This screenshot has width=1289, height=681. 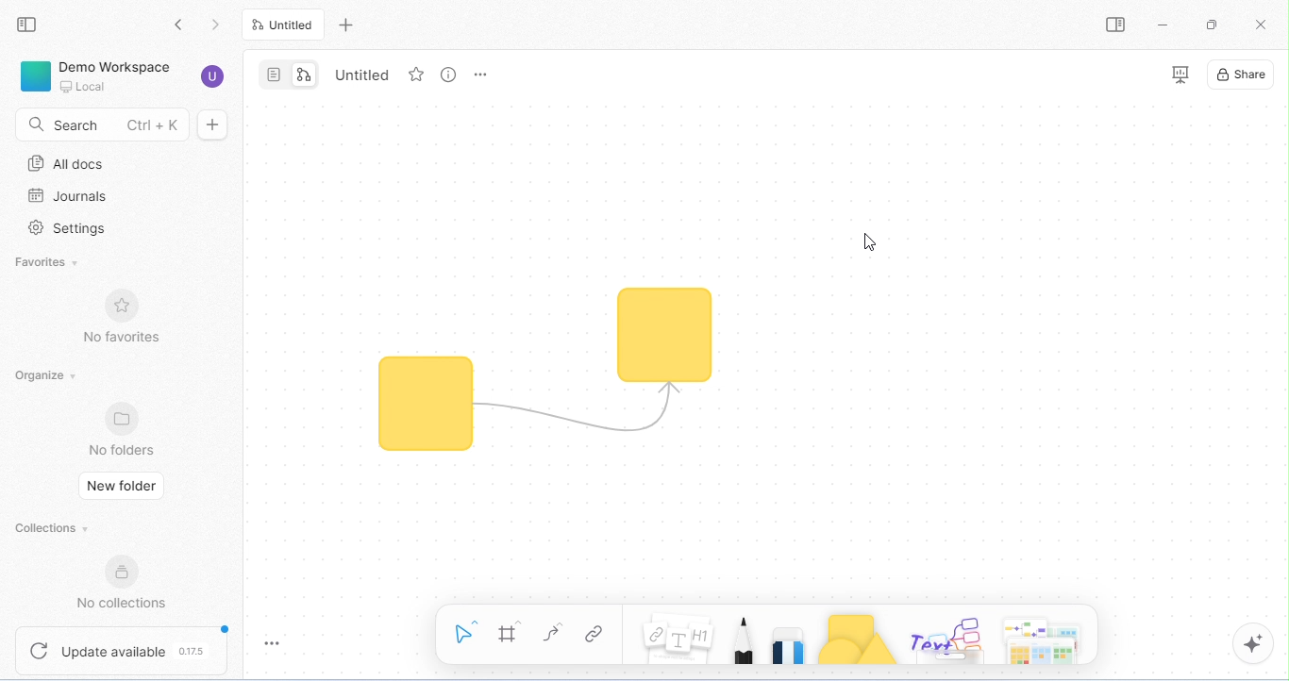 What do you see at coordinates (364, 75) in the screenshot?
I see `Untitled` at bounding box center [364, 75].